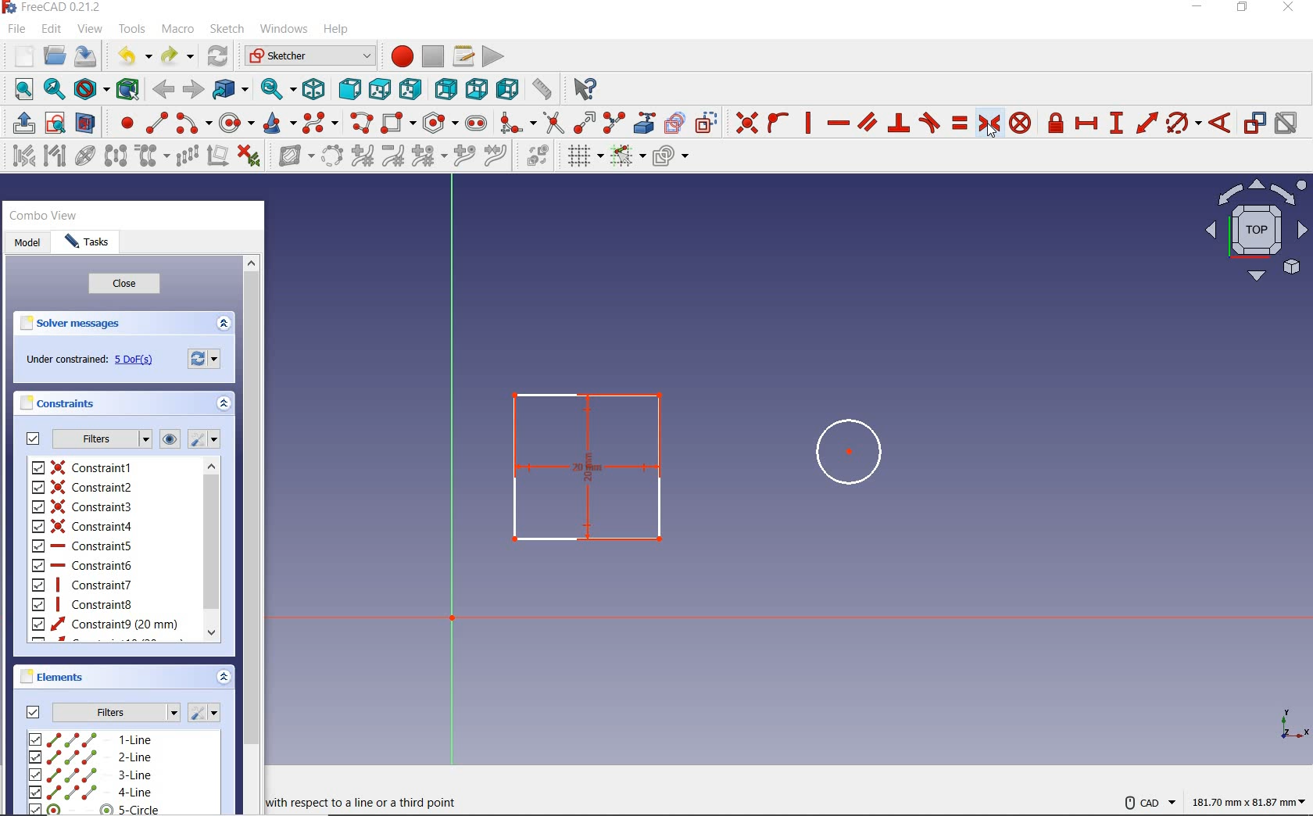  I want to click on settings , so click(207, 711).